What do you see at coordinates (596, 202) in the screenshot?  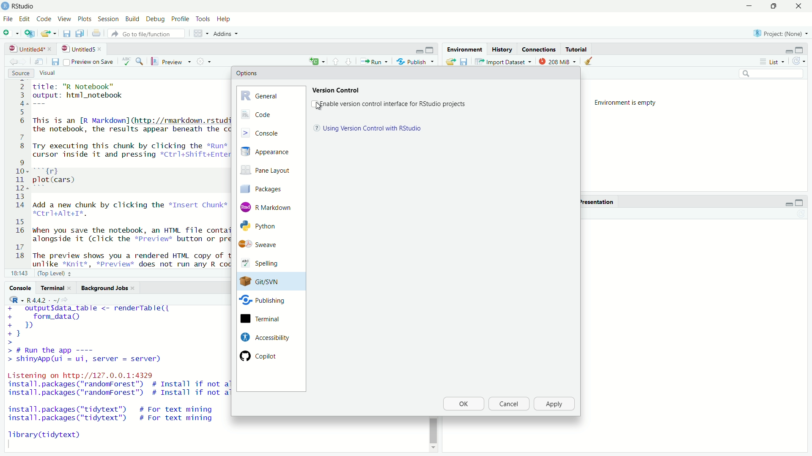 I see `Presentation` at bounding box center [596, 202].